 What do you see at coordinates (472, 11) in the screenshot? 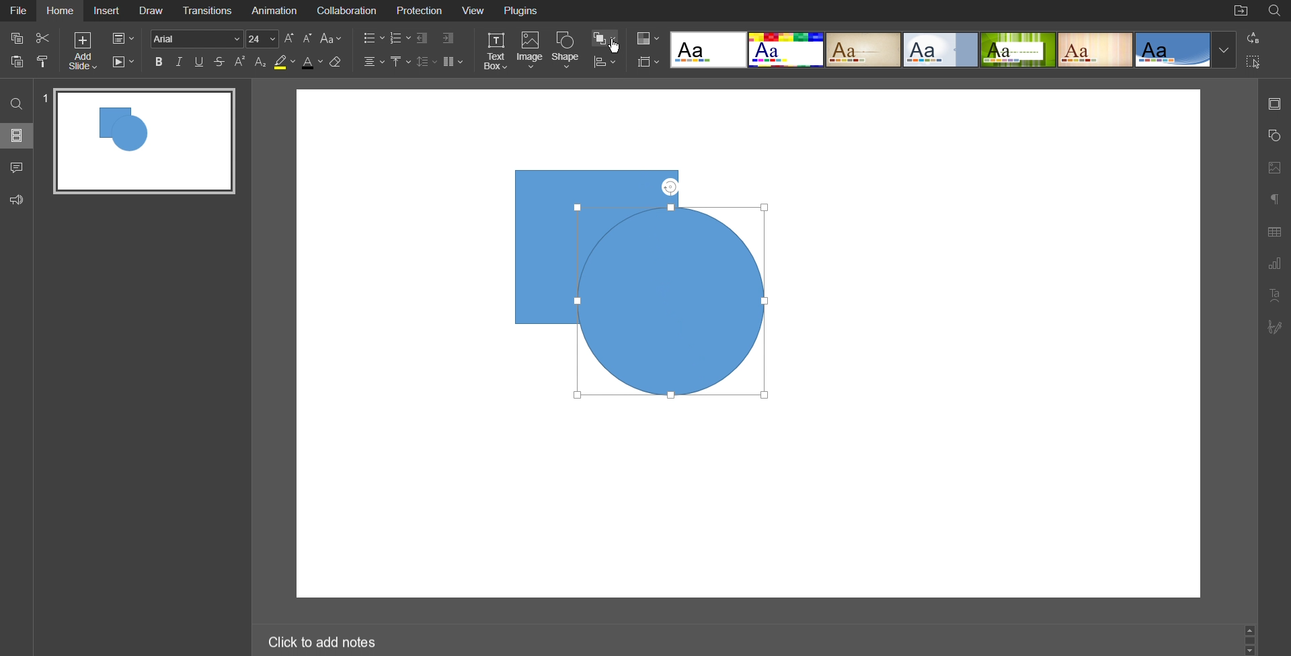
I see `View` at bounding box center [472, 11].